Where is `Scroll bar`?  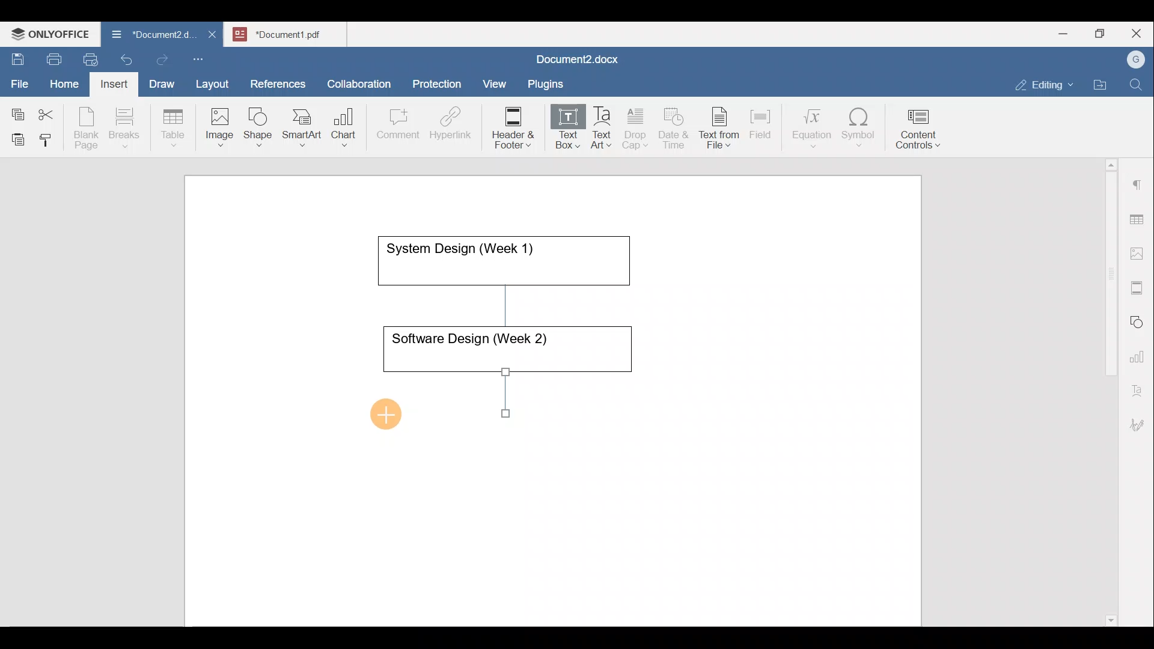 Scroll bar is located at coordinates (1107, 390).